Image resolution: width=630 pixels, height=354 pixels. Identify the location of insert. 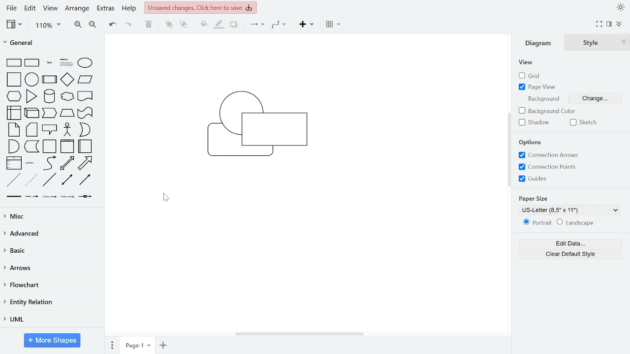
(306, 25).